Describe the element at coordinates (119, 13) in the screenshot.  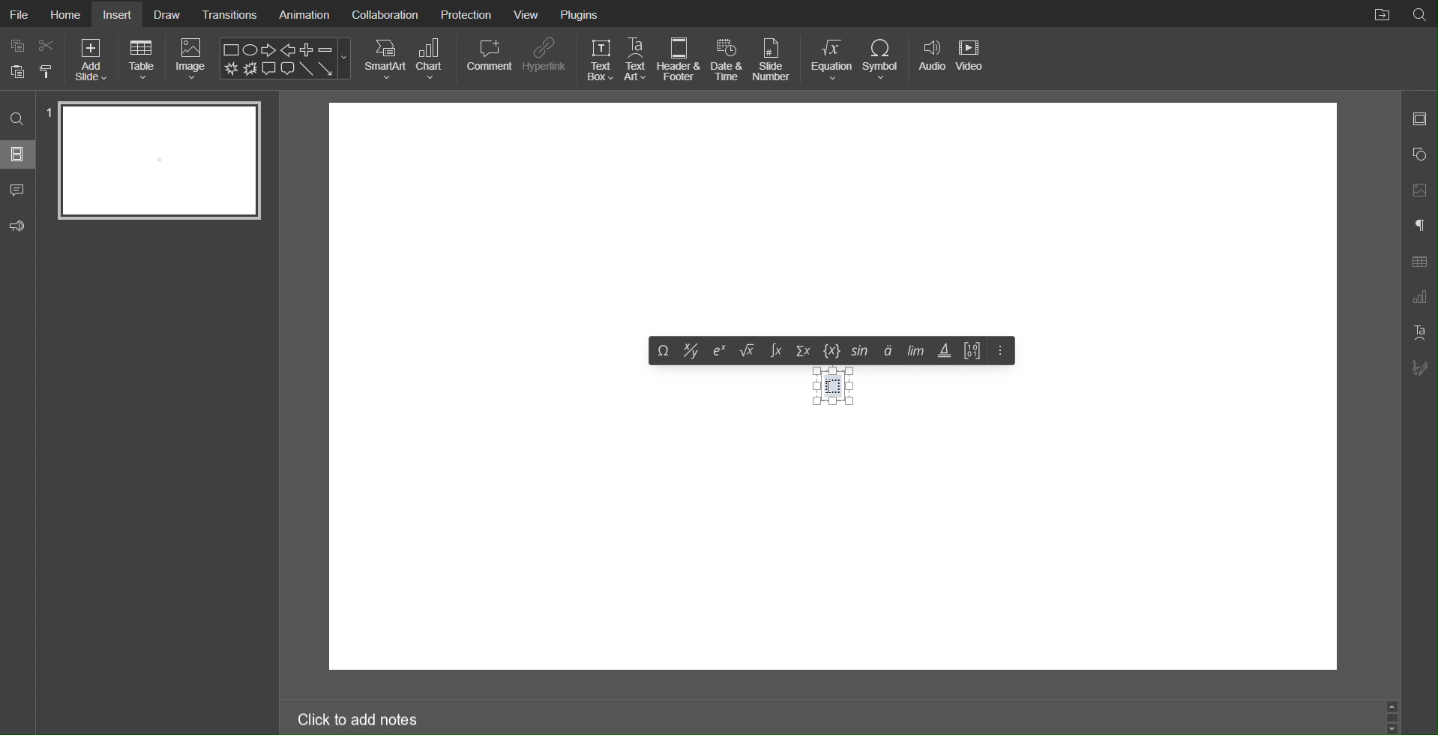
I see `Insert` at that location.